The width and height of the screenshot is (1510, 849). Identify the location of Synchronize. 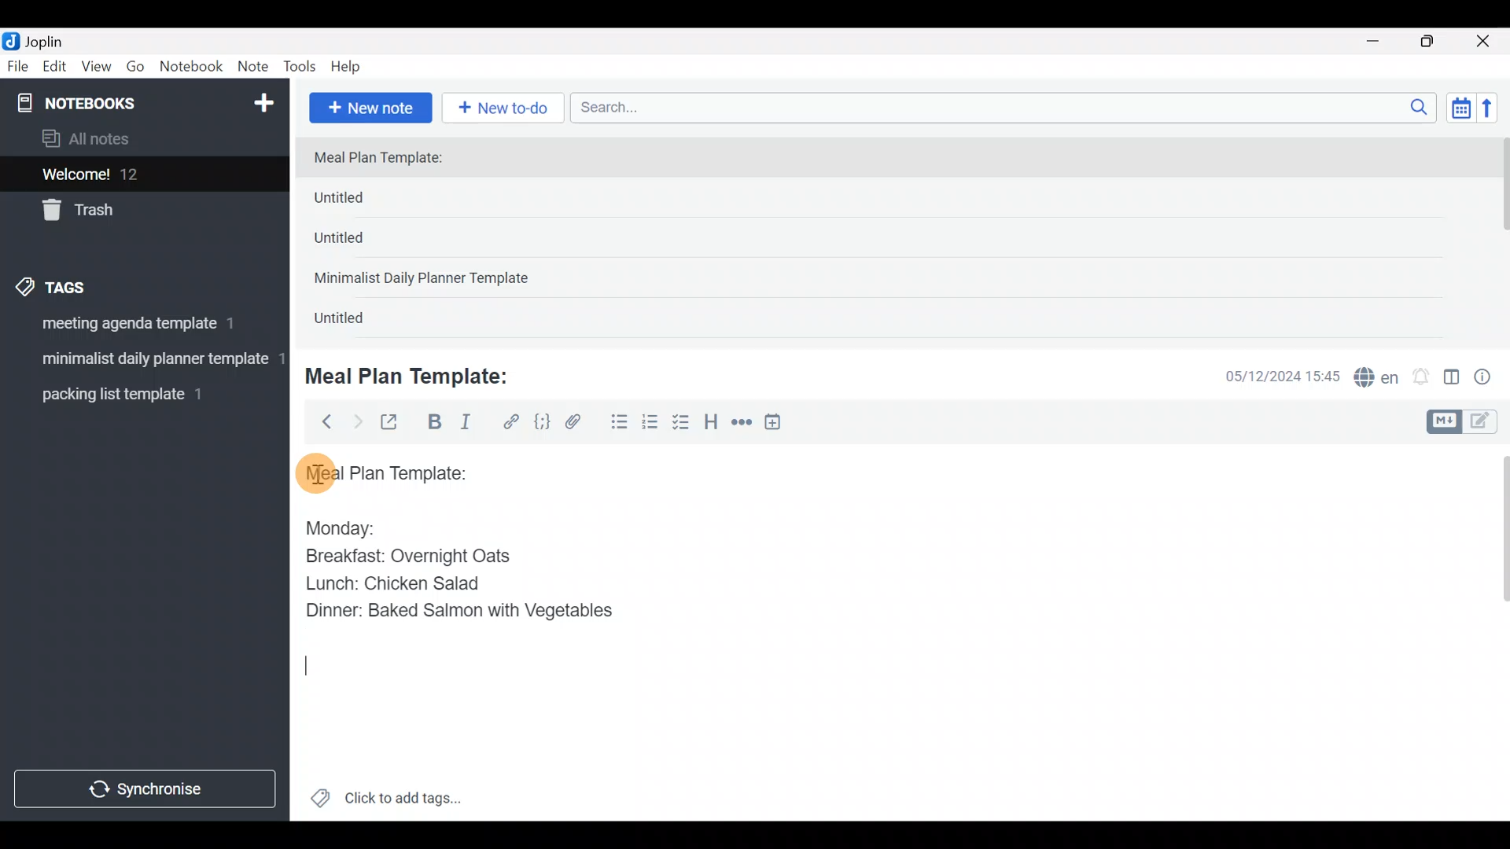
(147, 788).